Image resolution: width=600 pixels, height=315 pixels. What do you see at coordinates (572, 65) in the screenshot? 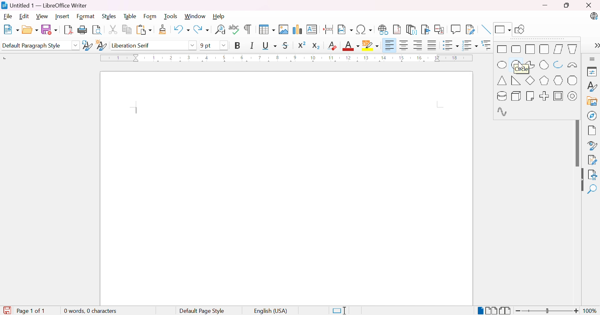
I see `Block arc` at bounding box center [572, 65].